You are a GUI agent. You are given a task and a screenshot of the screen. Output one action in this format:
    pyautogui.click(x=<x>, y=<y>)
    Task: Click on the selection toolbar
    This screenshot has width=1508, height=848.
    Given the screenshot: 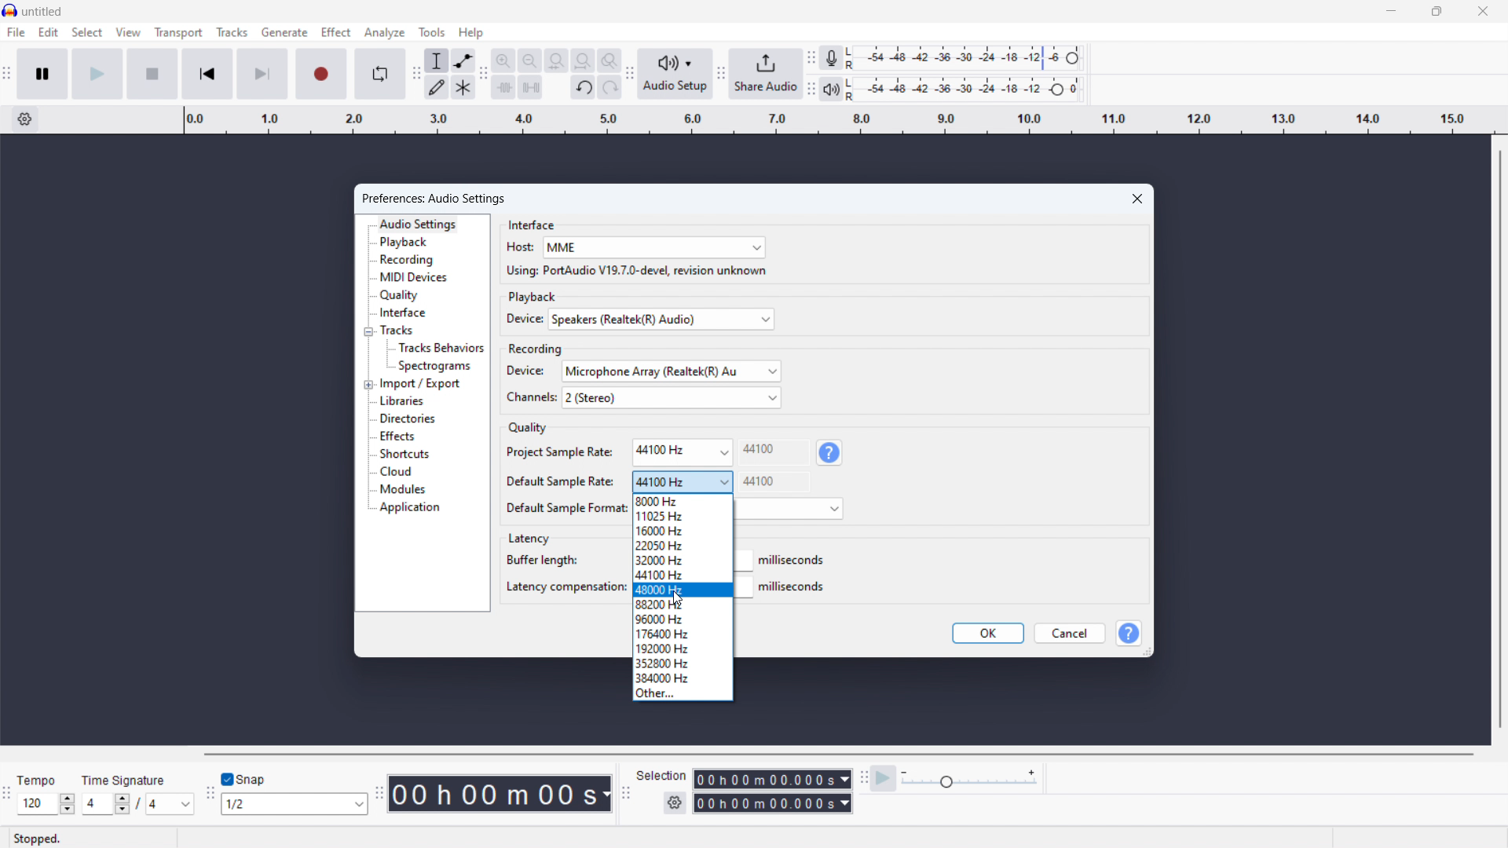 What is the action you would take?
    pyautogui.click(x=626, y=795)
    